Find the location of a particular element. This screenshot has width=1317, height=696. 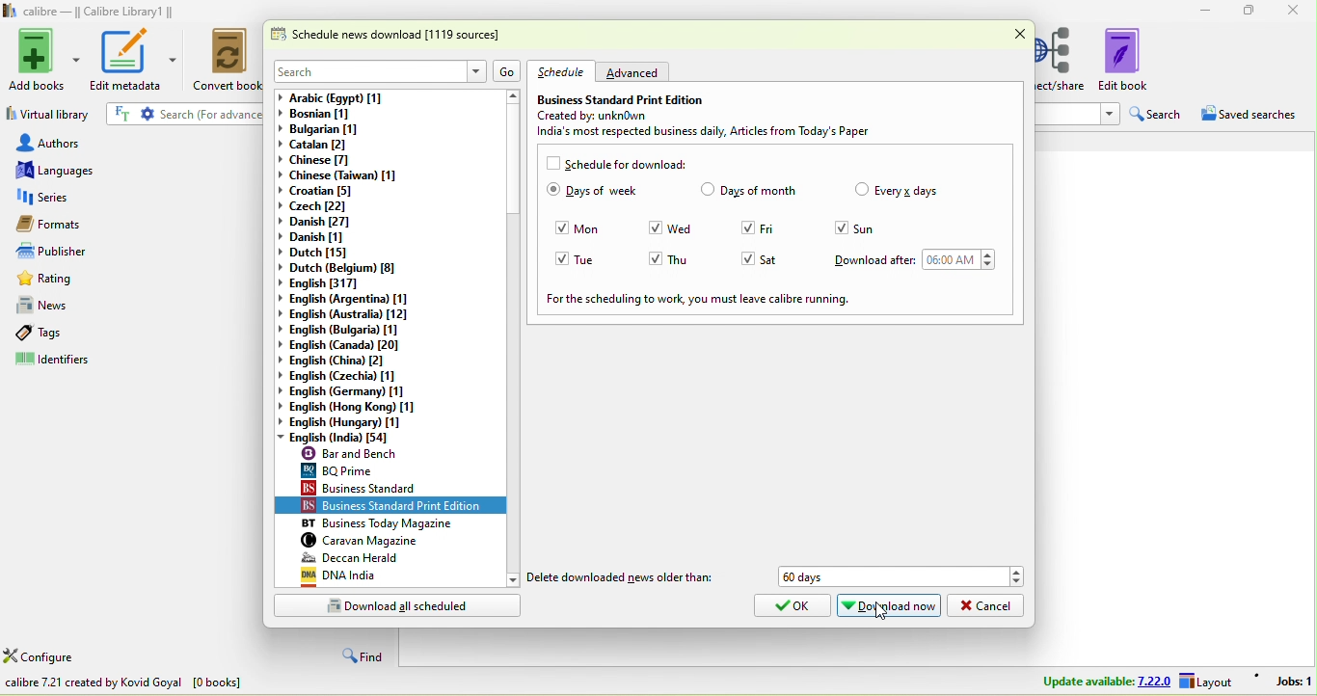

every days is located at coordinates (906, 191).